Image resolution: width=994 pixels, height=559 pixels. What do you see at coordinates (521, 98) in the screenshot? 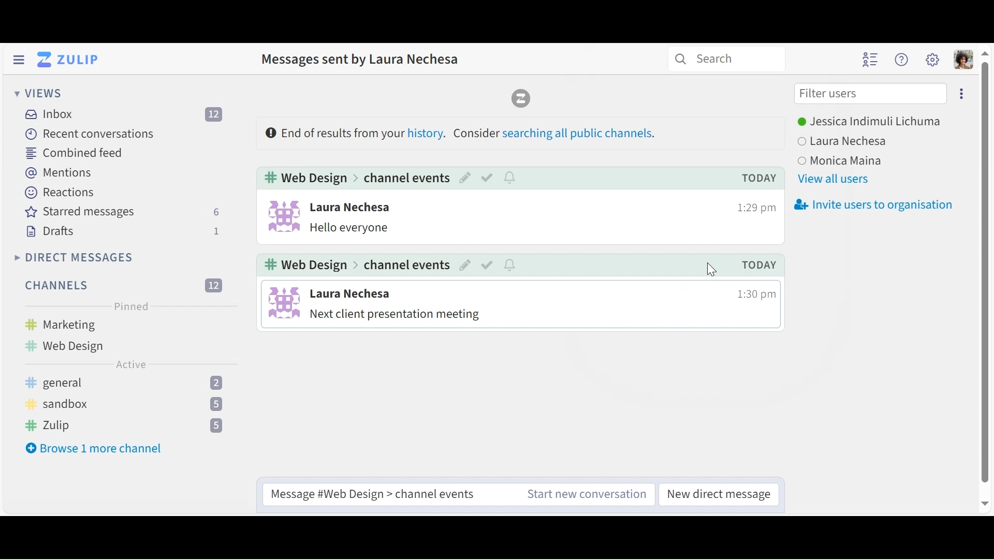
I see `Zulip logo` at bounding box center [521, 98].